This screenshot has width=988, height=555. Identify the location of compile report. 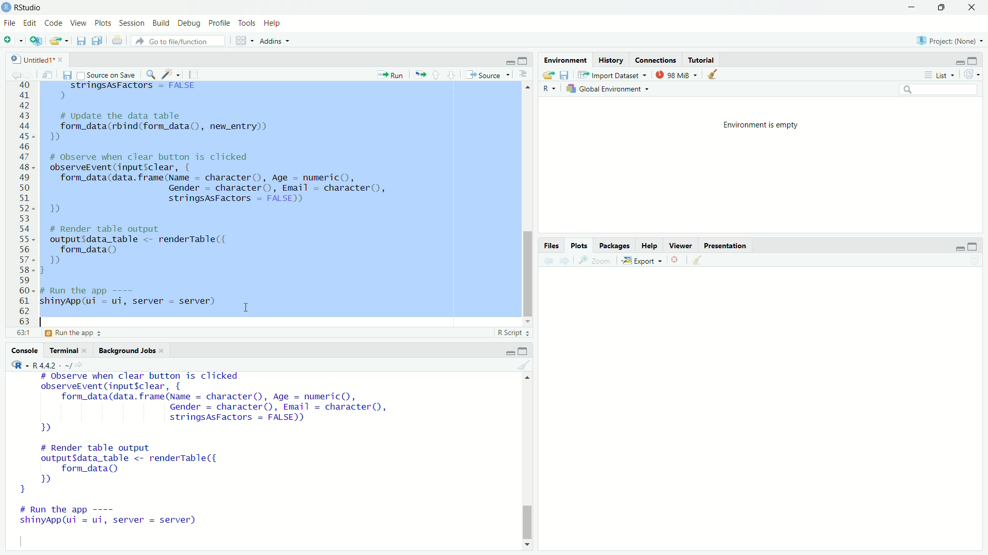
(196, 74).